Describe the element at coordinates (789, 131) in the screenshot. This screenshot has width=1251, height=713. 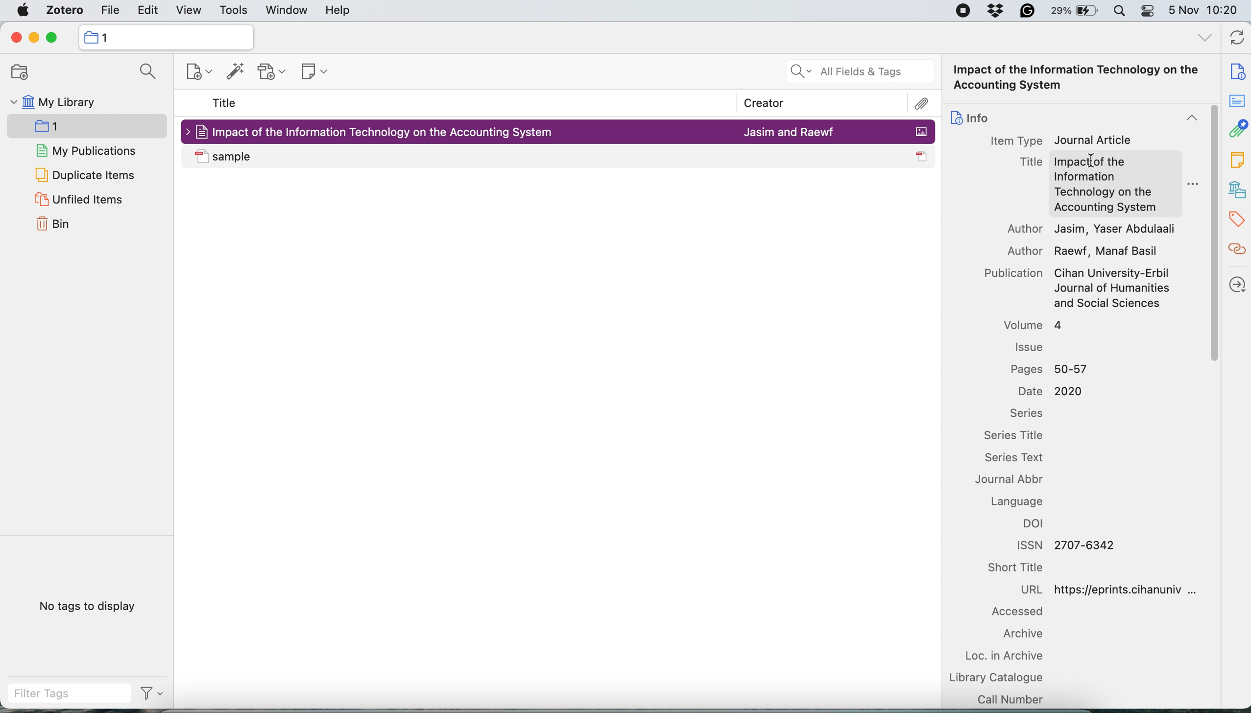
I see `Jasim and Raewf` at that location.